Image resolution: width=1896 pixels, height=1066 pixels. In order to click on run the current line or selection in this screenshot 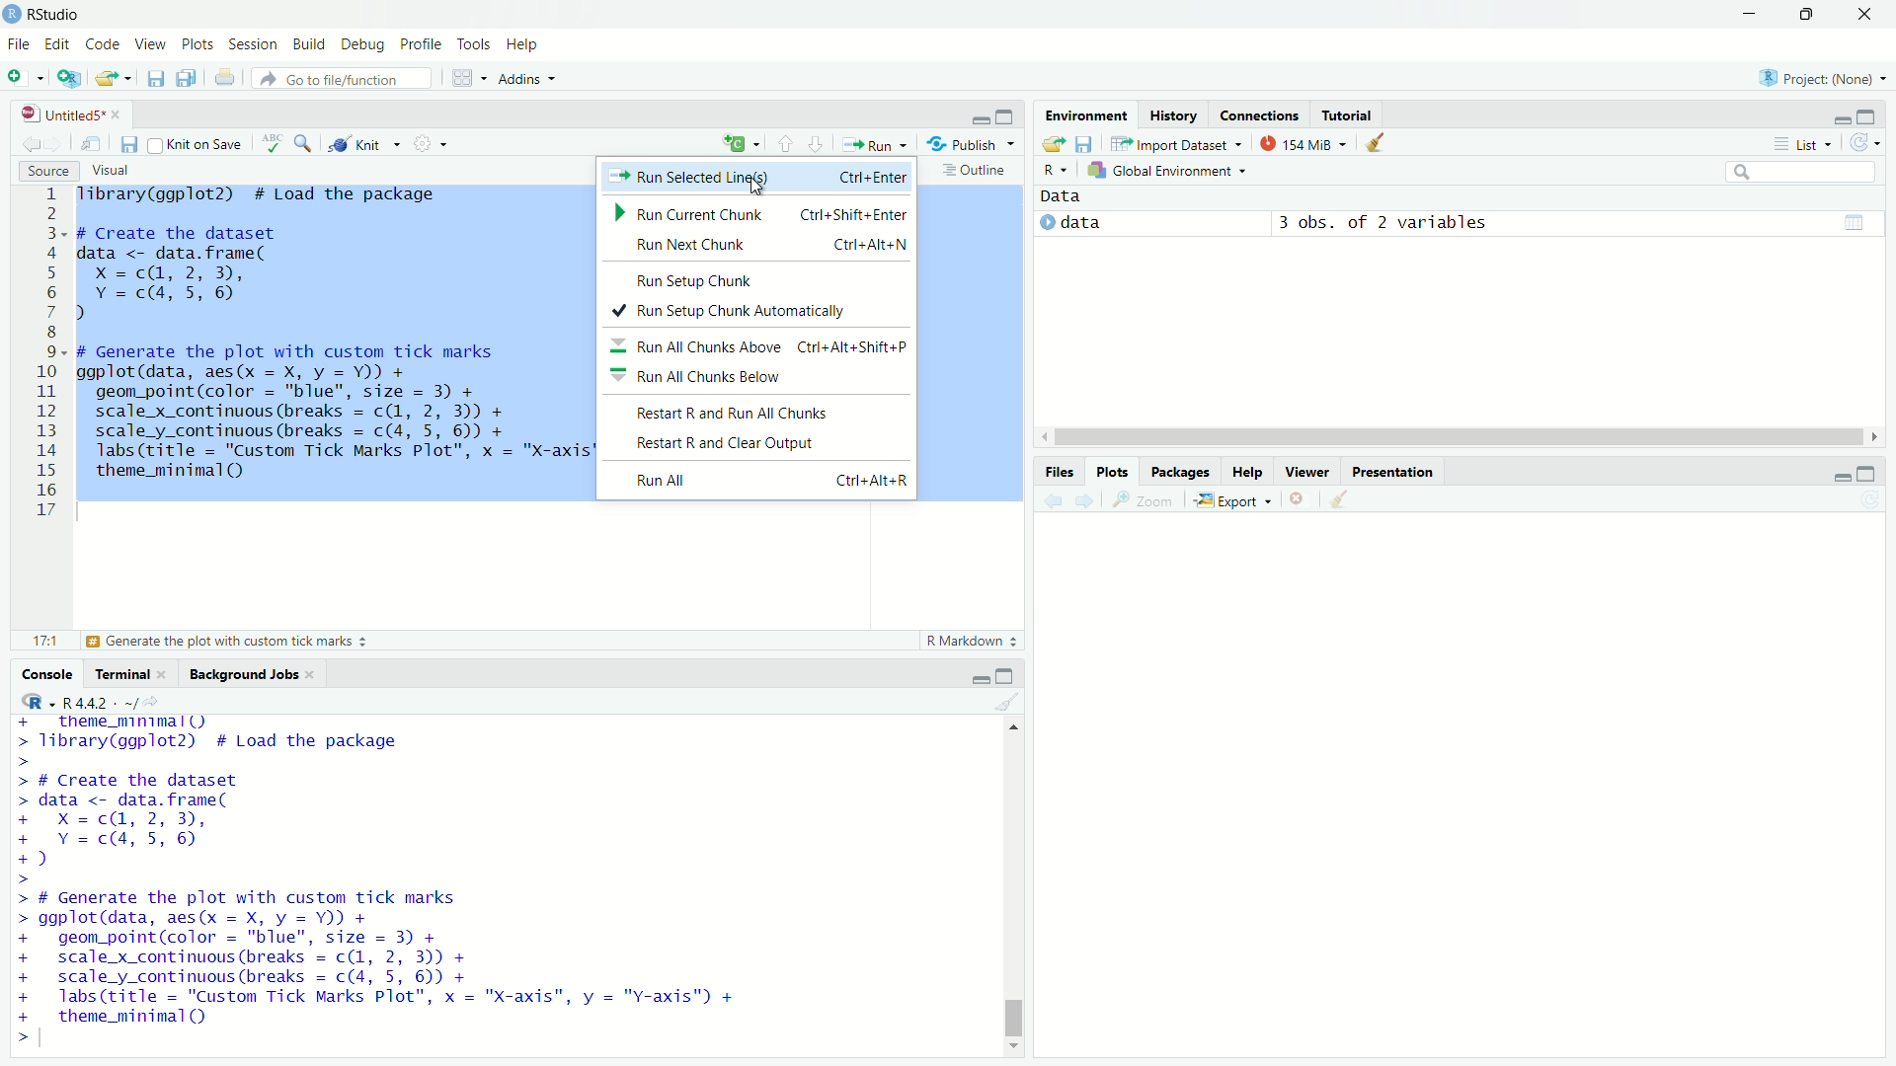, I will do `click(881, 145)`.